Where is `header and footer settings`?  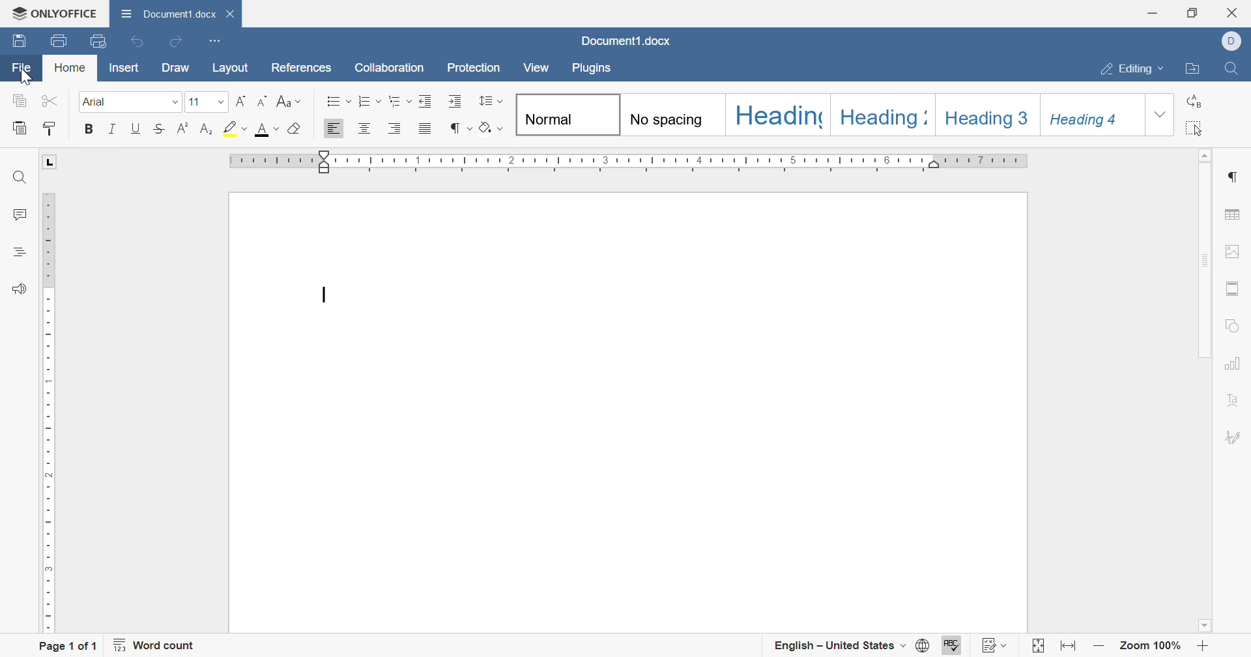
header and footer settings is located at coordinates (1231, 287).